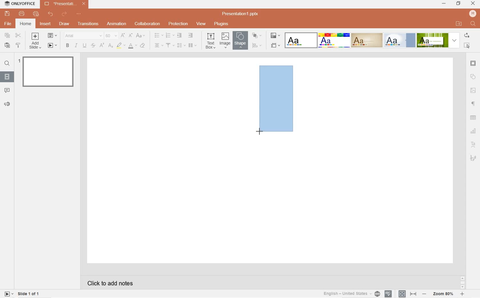 The height and width of the screenshot is (298, 480). Describe the element at coordinates (51, 14) in the screenshot. I see `undo` at that location.